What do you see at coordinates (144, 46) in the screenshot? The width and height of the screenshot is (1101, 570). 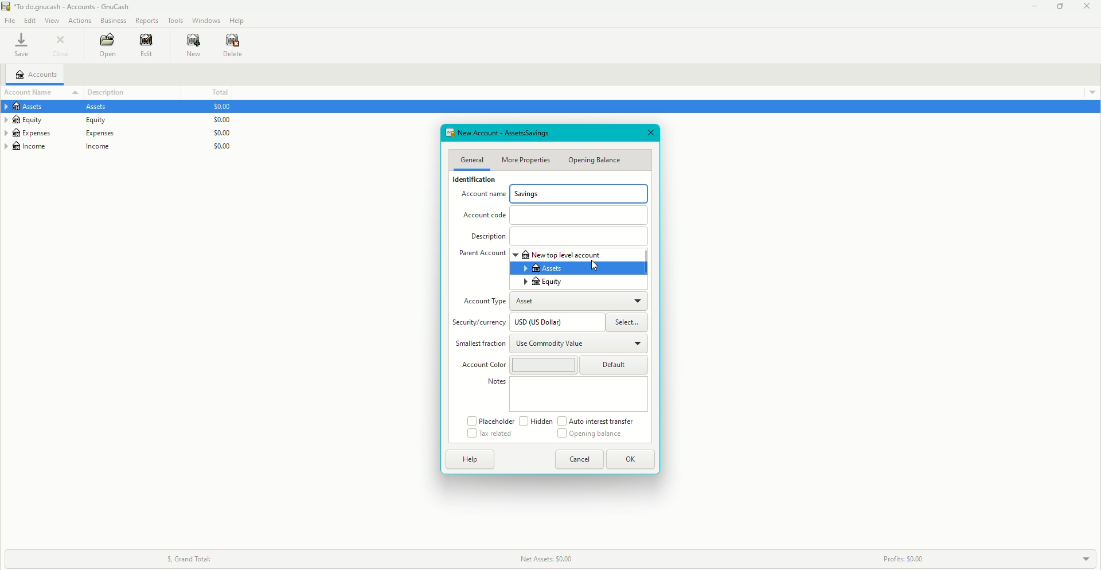 I see `Edit` at bounding box center [144, 46].